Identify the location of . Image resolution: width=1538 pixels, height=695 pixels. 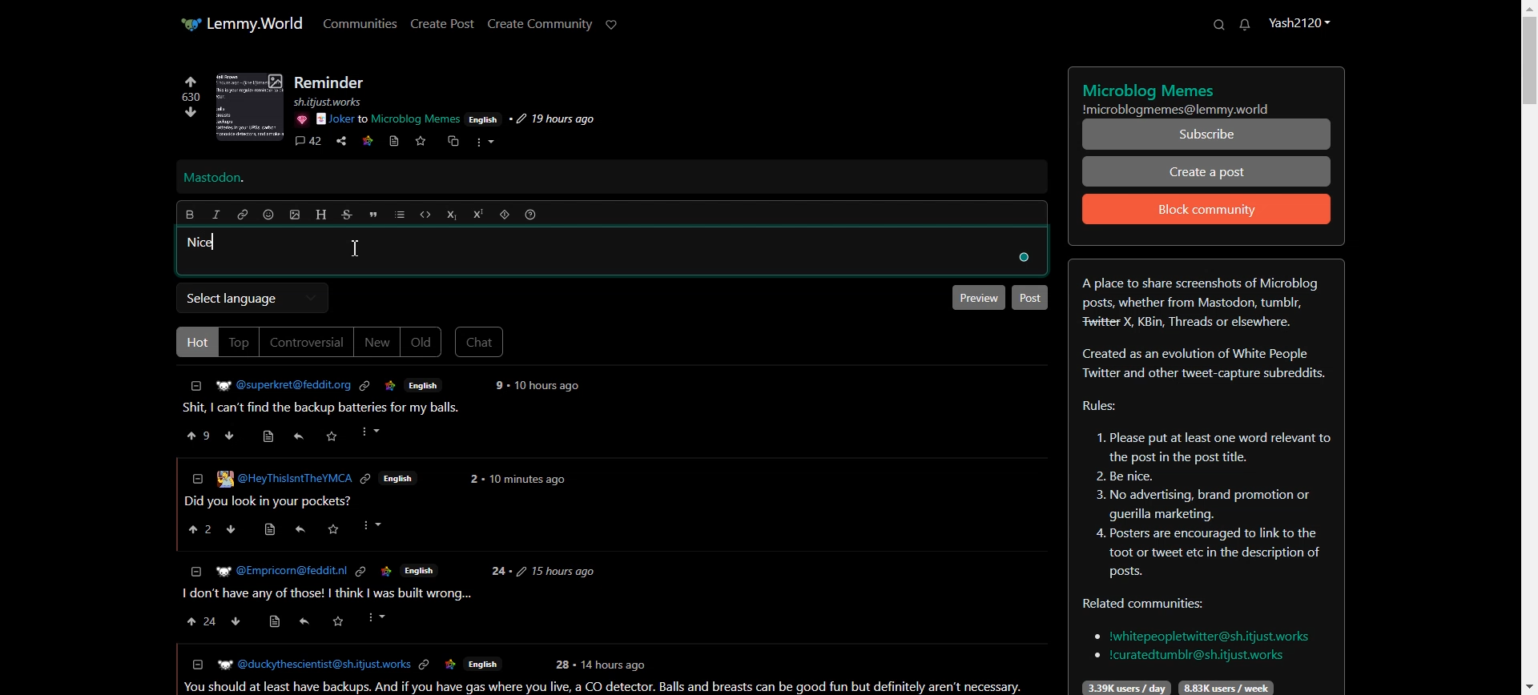
(1021, 258).